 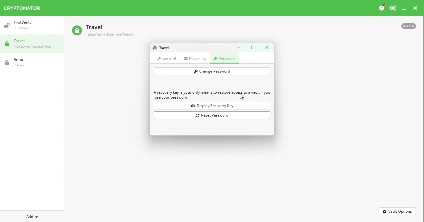 I want to click on Please consider donating, so click(x=381, y=8).